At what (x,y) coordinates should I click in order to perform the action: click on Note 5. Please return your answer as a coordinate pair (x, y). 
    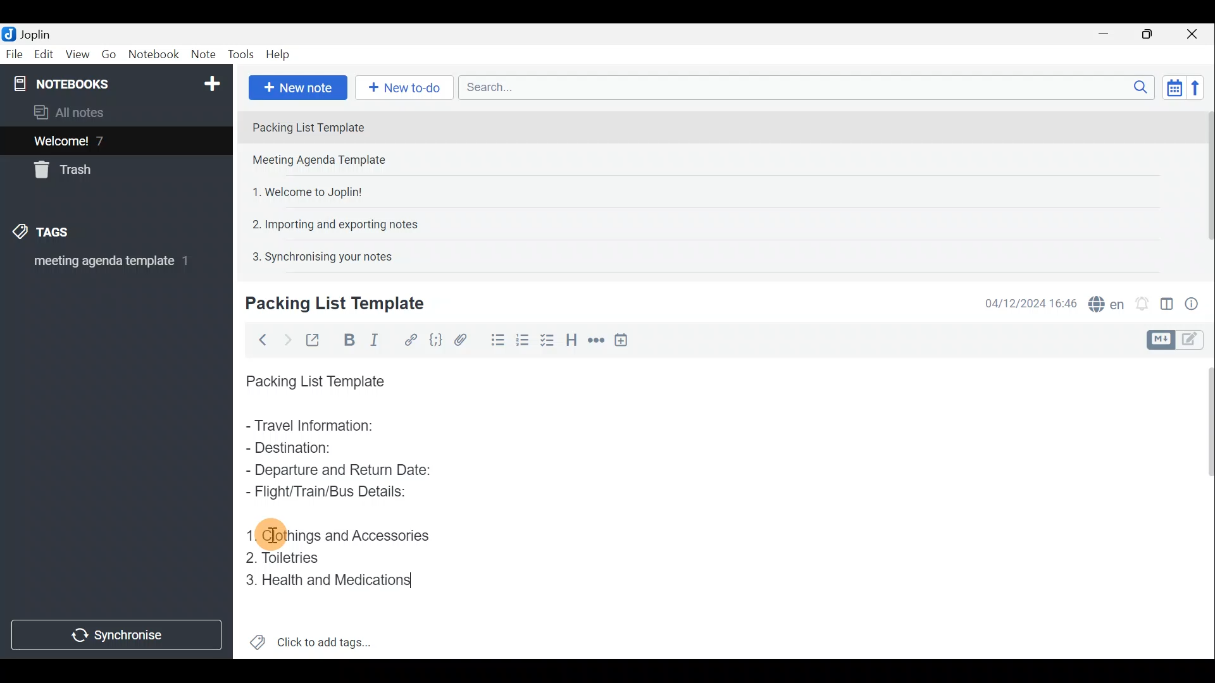
    Looking at the image, I should click on (317, 255).